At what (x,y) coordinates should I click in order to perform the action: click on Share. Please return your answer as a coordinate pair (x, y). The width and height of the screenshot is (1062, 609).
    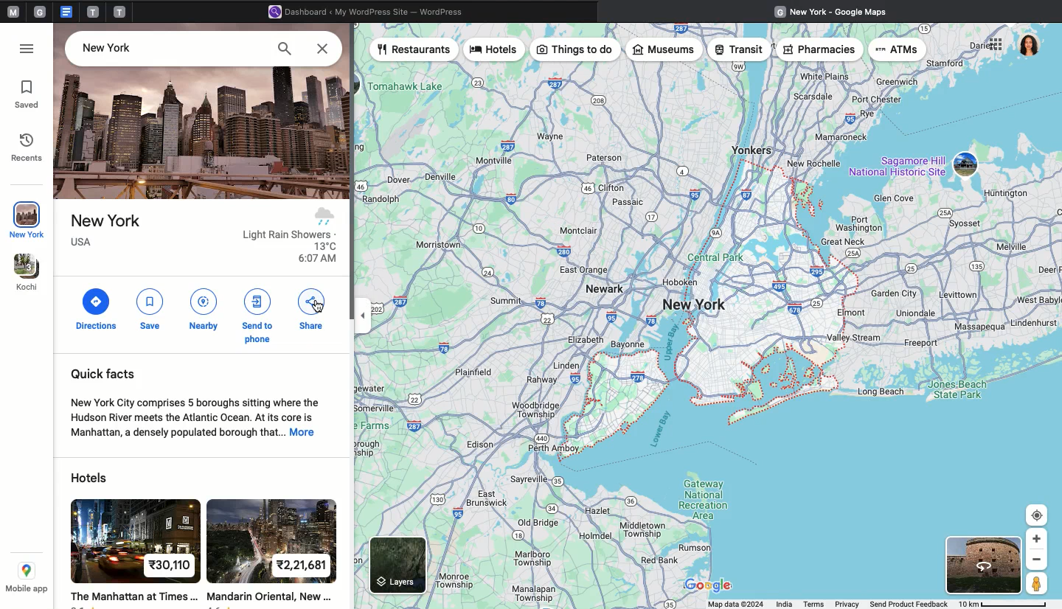
    Looking at the image, I should click on (312, 310).